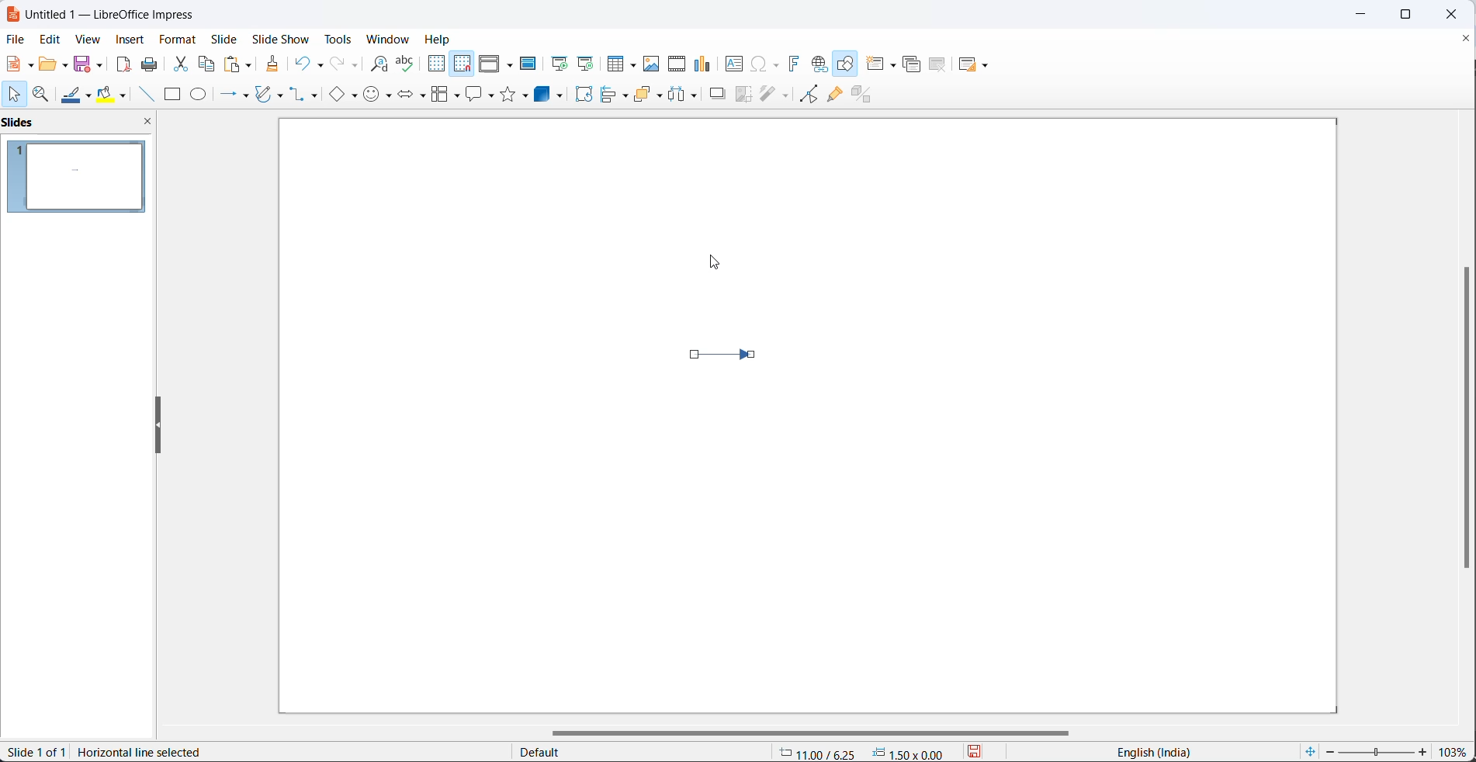  I want to click on line, so click(143, 95).